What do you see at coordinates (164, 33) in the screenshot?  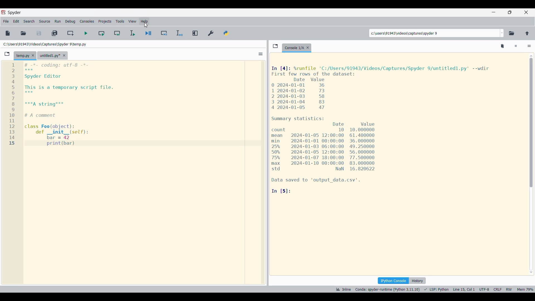 I see `` at bounding box center [164, 33].